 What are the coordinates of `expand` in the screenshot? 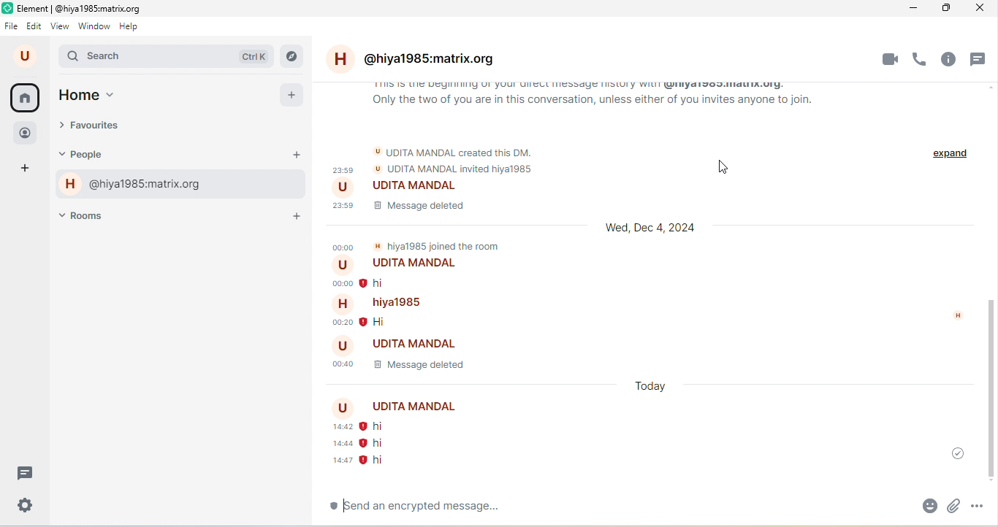 It's located at (947, 174).